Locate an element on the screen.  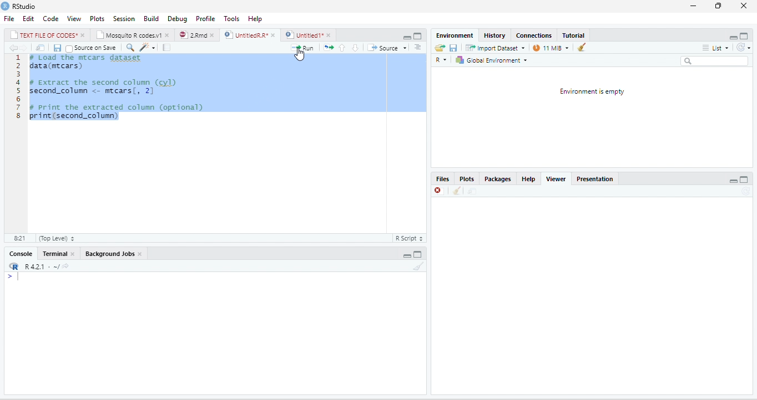
3 is located at coordinates (18, 74).